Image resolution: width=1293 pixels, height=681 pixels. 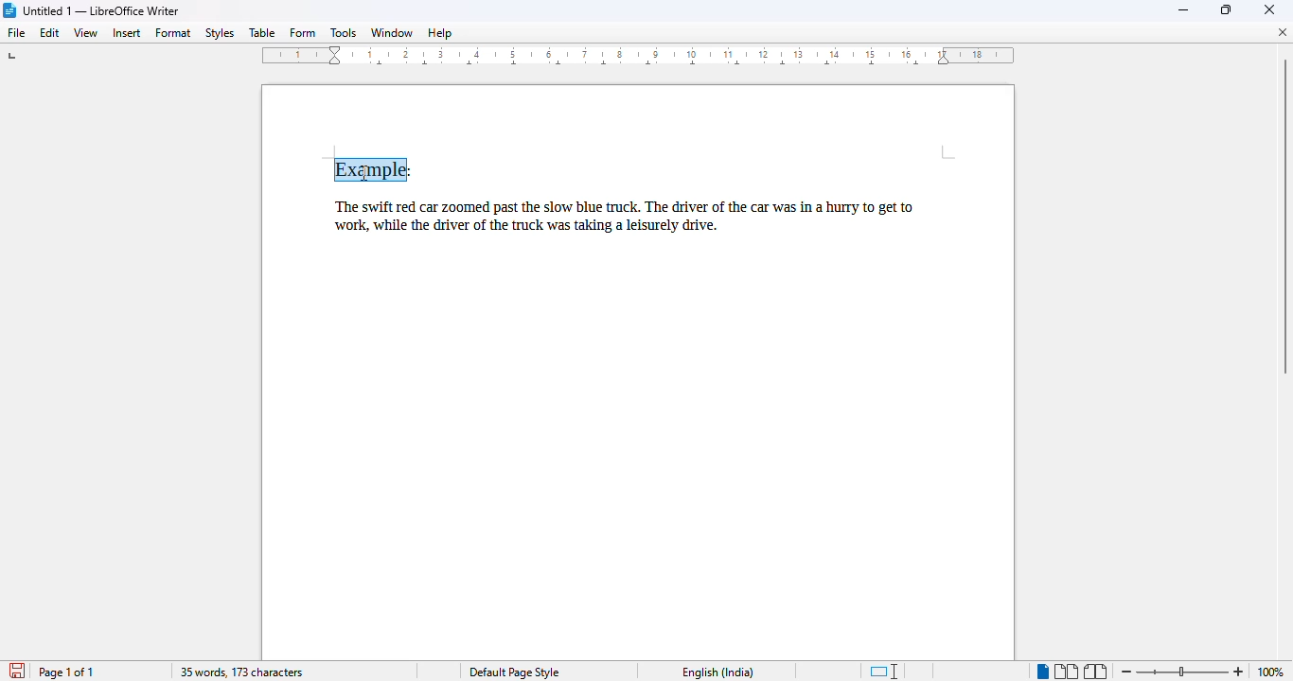 I want to click on file, so click(x=17, y=33).